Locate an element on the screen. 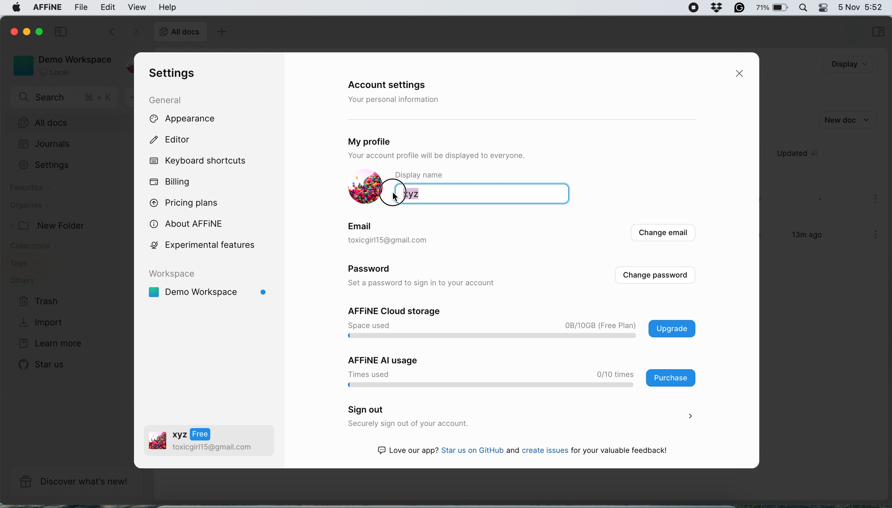 The width and height of the screenshot is (892, 508). Your account profile will be displayed to everyone. is located at coordinates (465, 156).